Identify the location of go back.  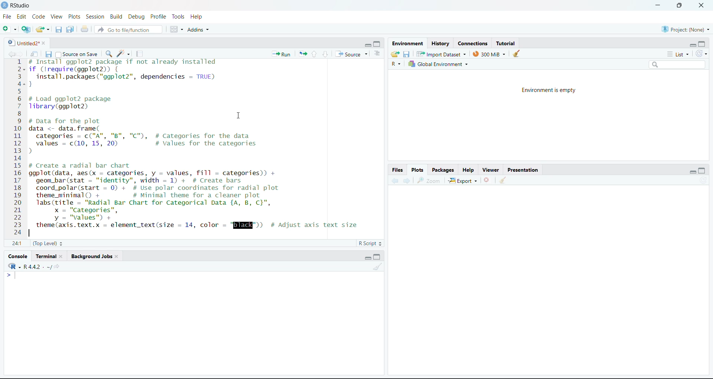
(393, 181).